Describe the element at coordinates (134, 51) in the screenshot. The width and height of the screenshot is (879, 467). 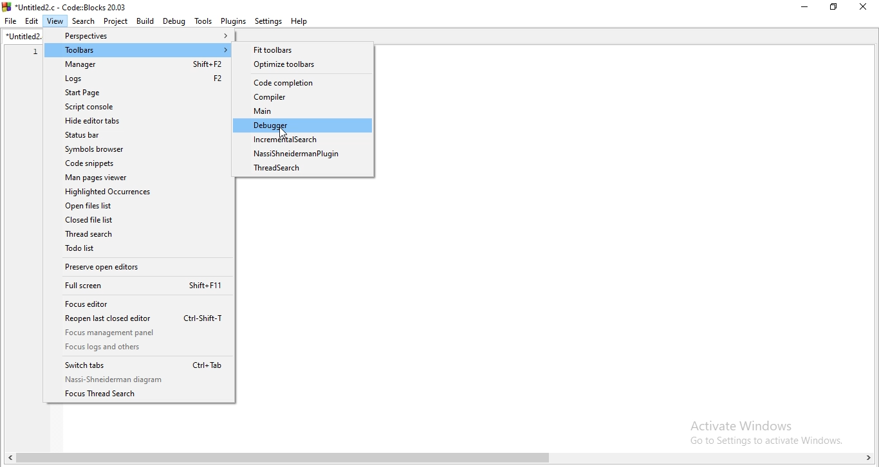
I see `Toolbars` at that location.